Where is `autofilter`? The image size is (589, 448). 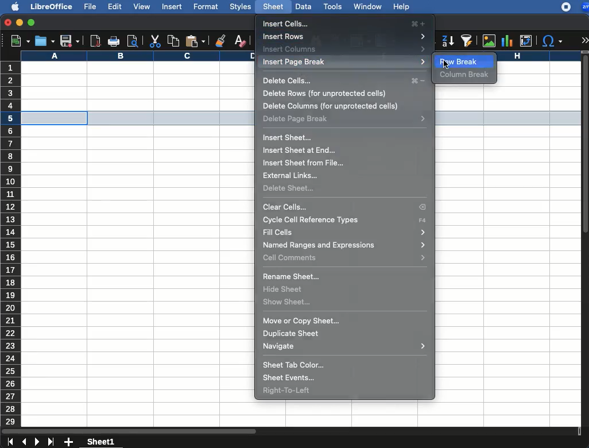
autofilter is located at coordinates (468, 41).